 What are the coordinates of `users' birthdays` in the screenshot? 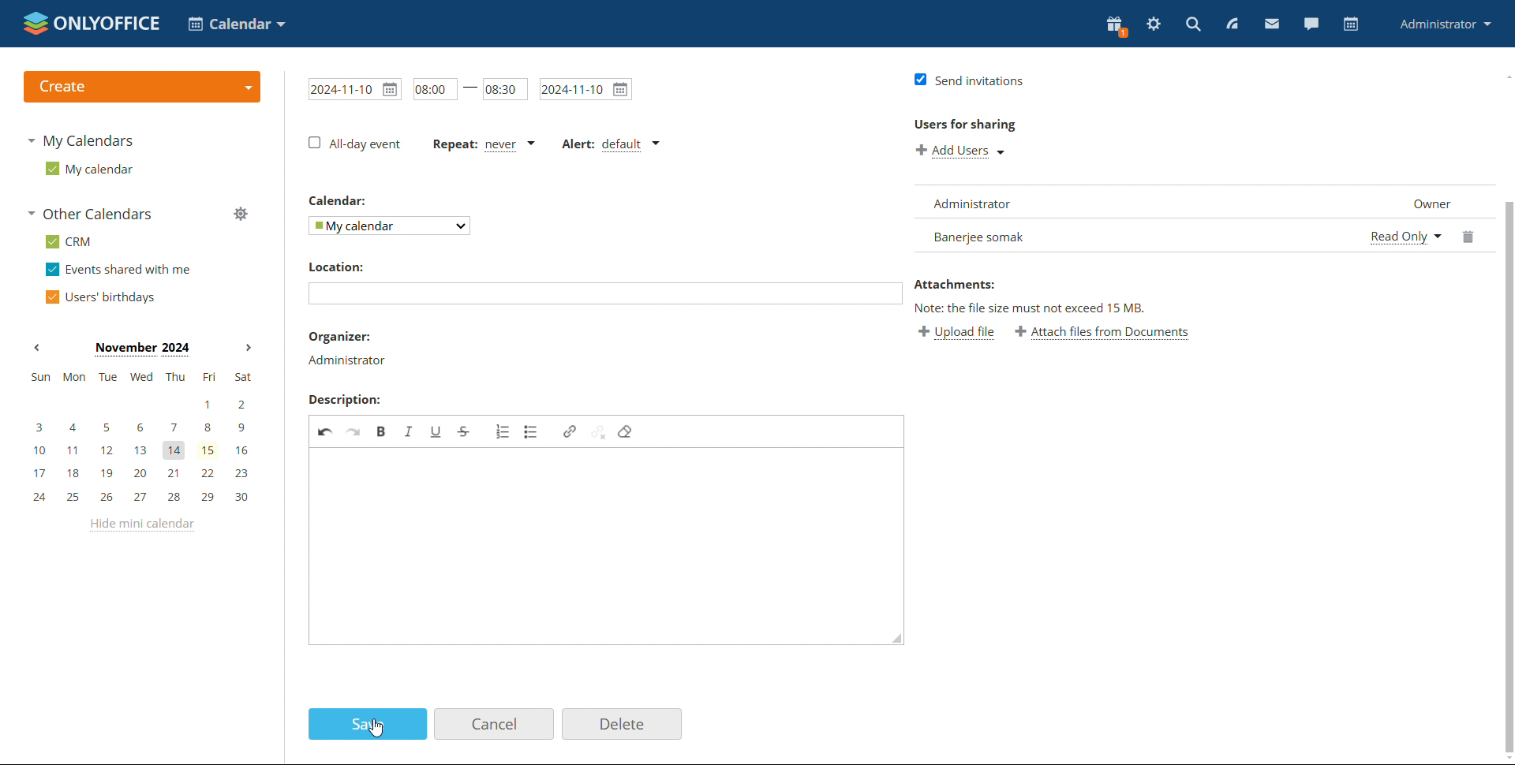 It's located at (99, 297).